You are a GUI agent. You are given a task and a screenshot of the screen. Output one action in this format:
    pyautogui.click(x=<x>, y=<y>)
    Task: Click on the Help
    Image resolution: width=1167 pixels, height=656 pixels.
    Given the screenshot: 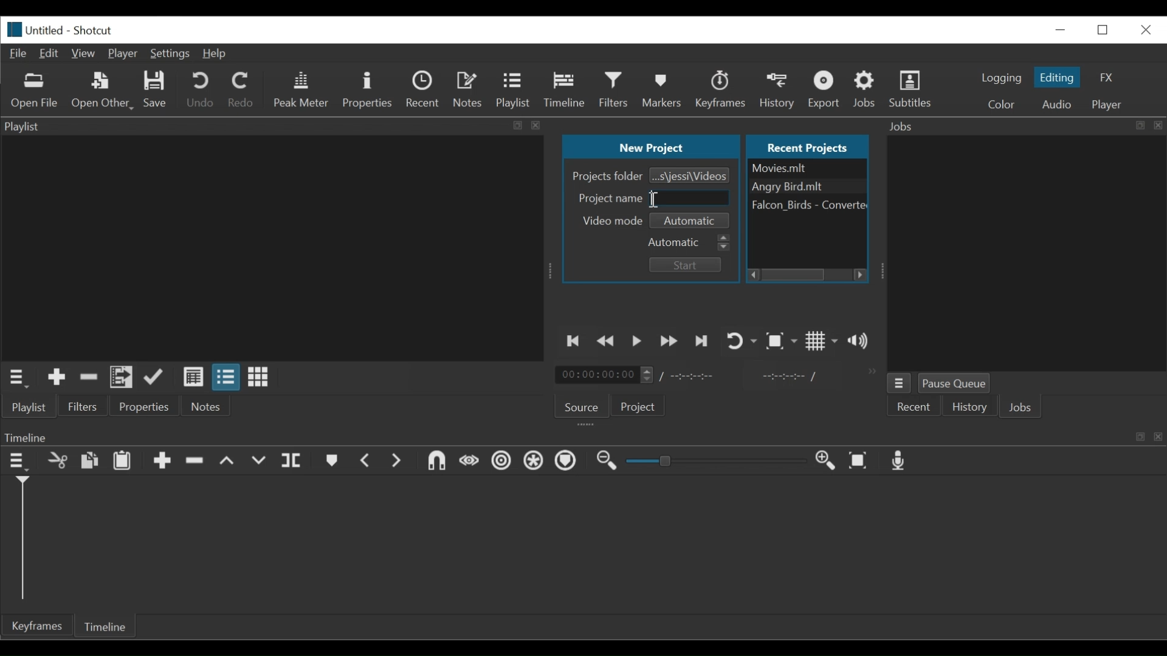 What is the action you would take?
    pyautogui.click(x=220, y=54)
    